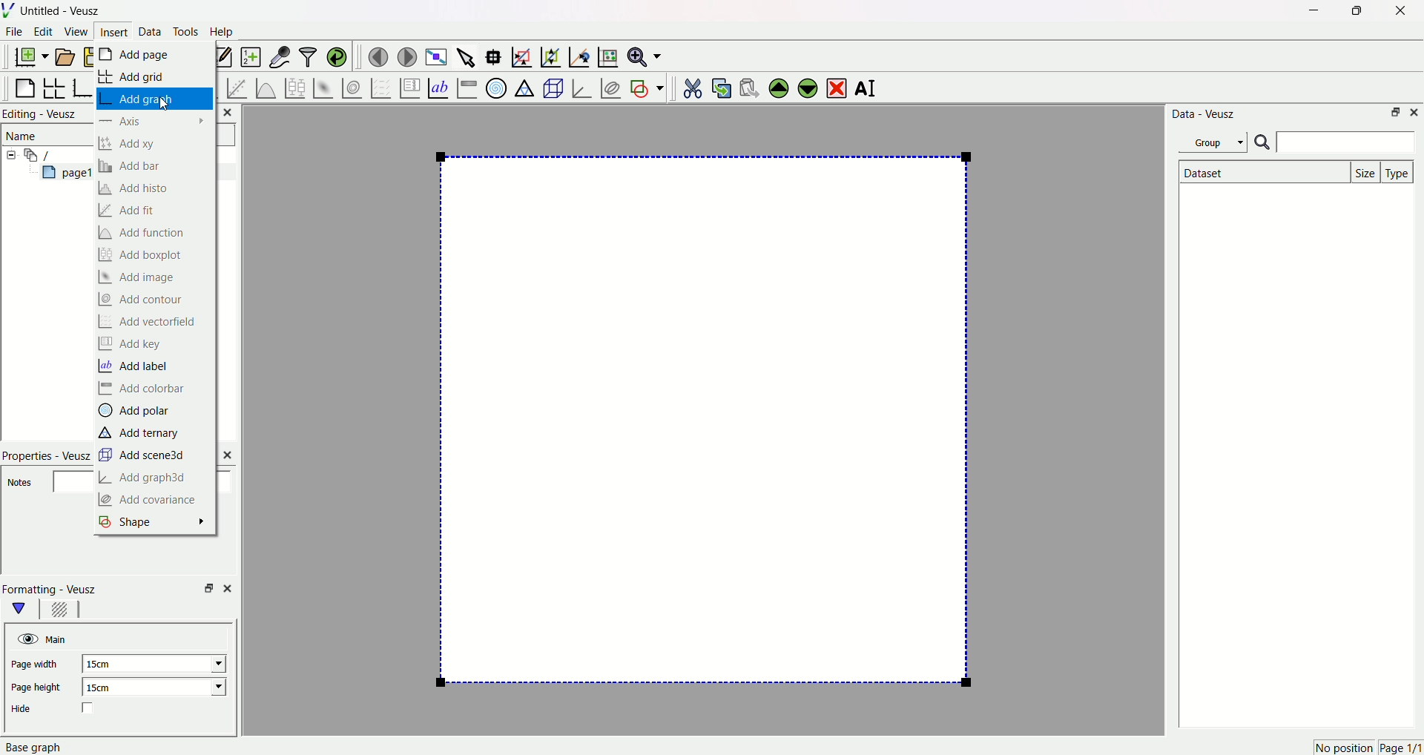 This screenshot has width=1424, height=755. I want to click on Add graph3d, so click(151, 478).